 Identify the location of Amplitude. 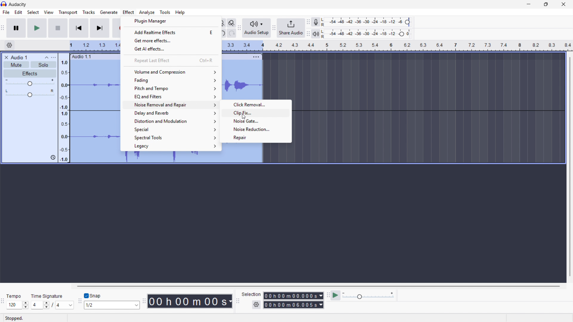
(64, 108).